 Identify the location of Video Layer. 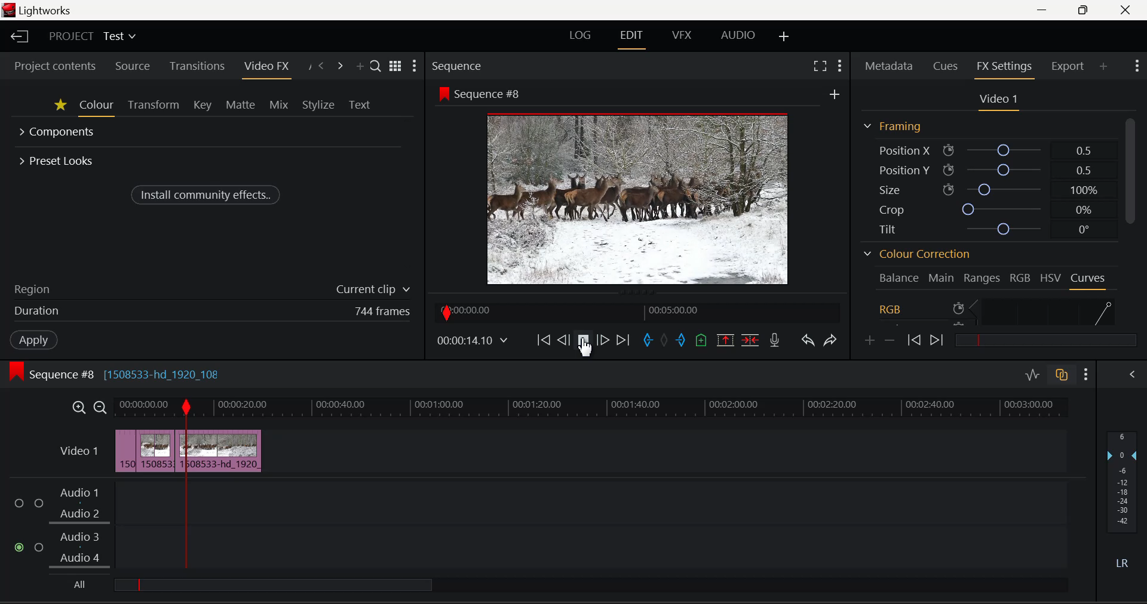
(79, 454).